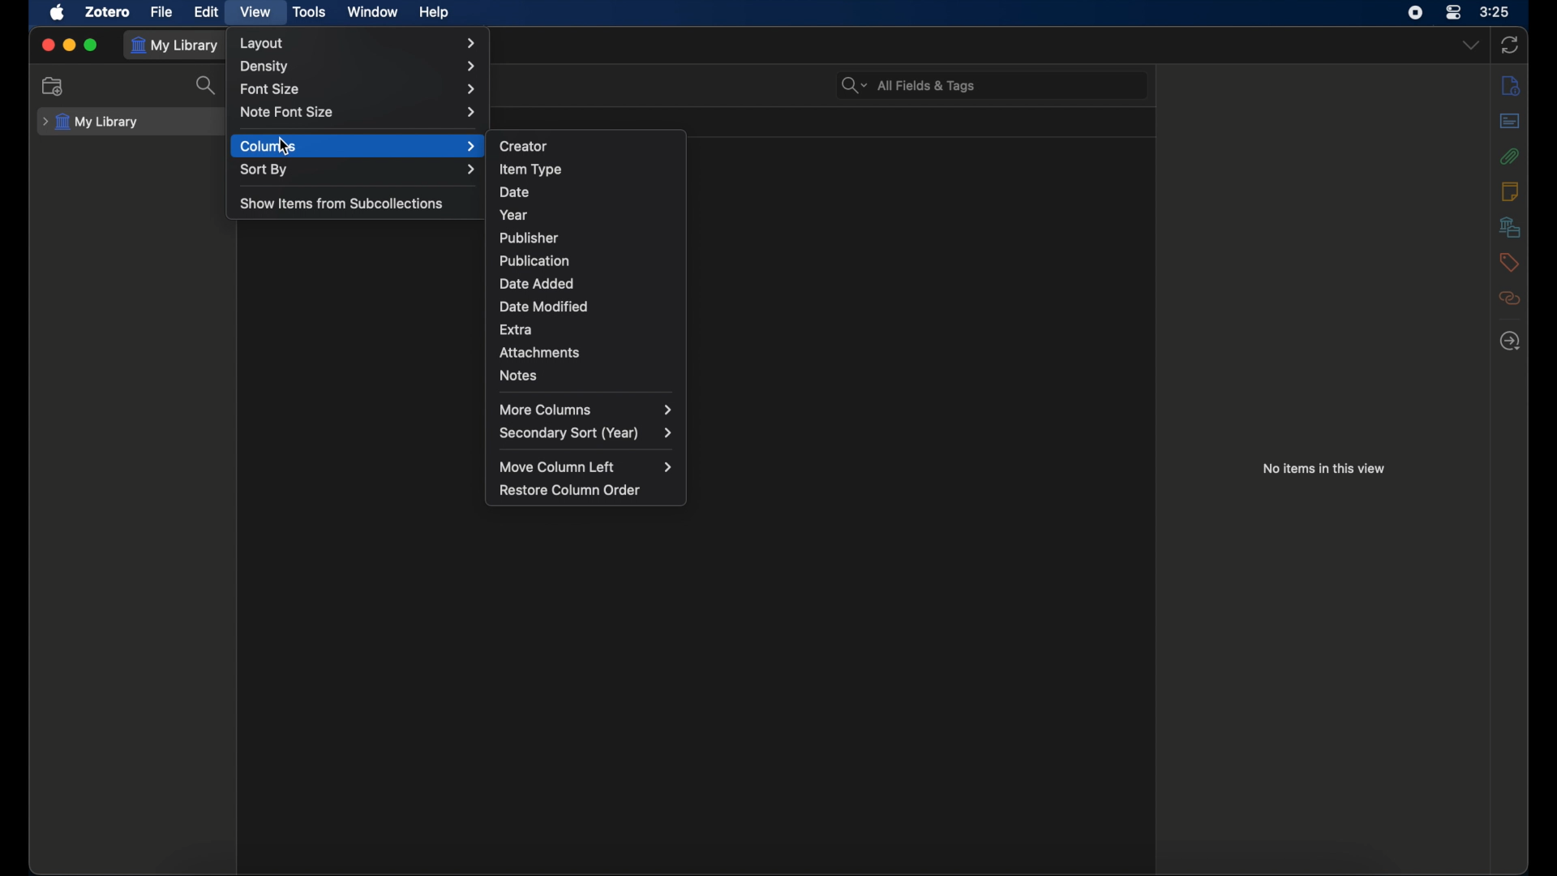  Describe the element at coordinates (359, 43) in the screenshot. I see `layout` at that location.